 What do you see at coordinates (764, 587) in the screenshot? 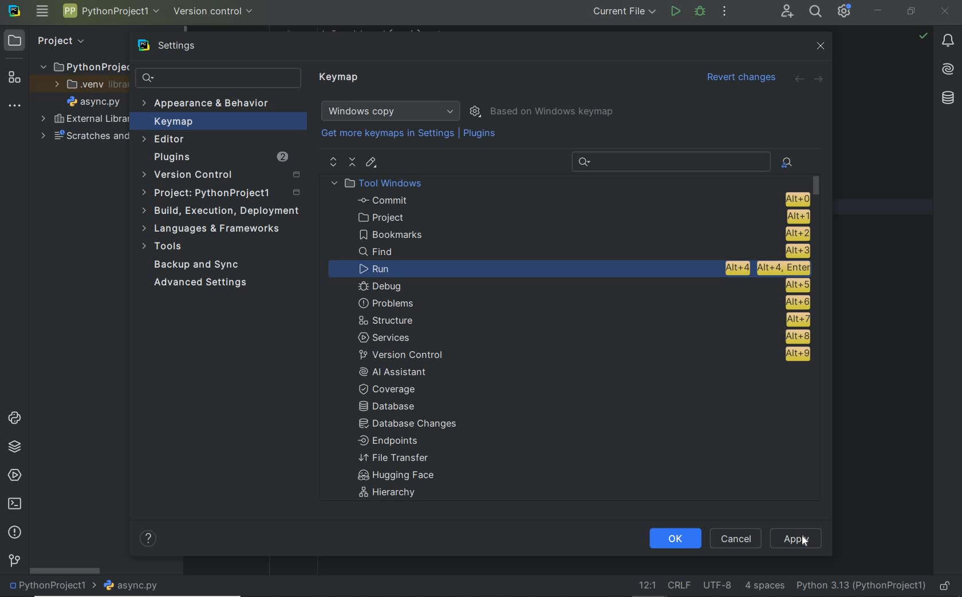
I see `Indent` at bounding box center [764, 587].